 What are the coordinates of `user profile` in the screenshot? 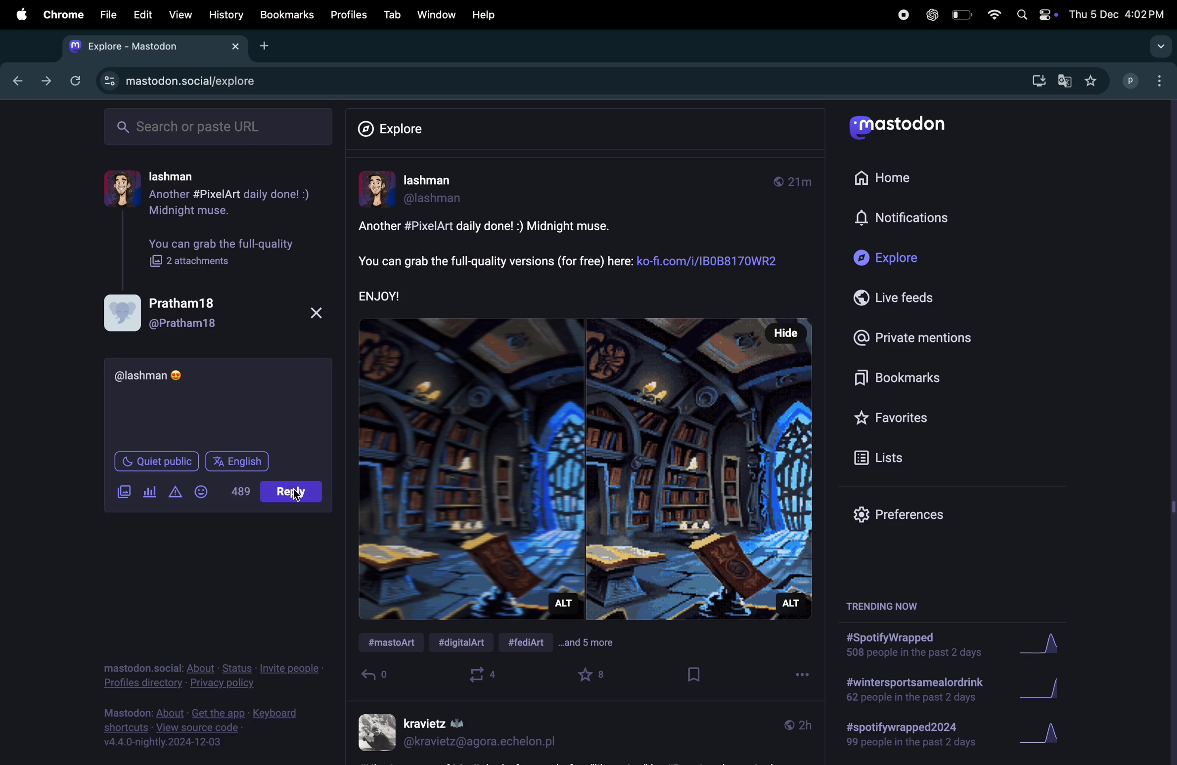 It's located at (212, 315).